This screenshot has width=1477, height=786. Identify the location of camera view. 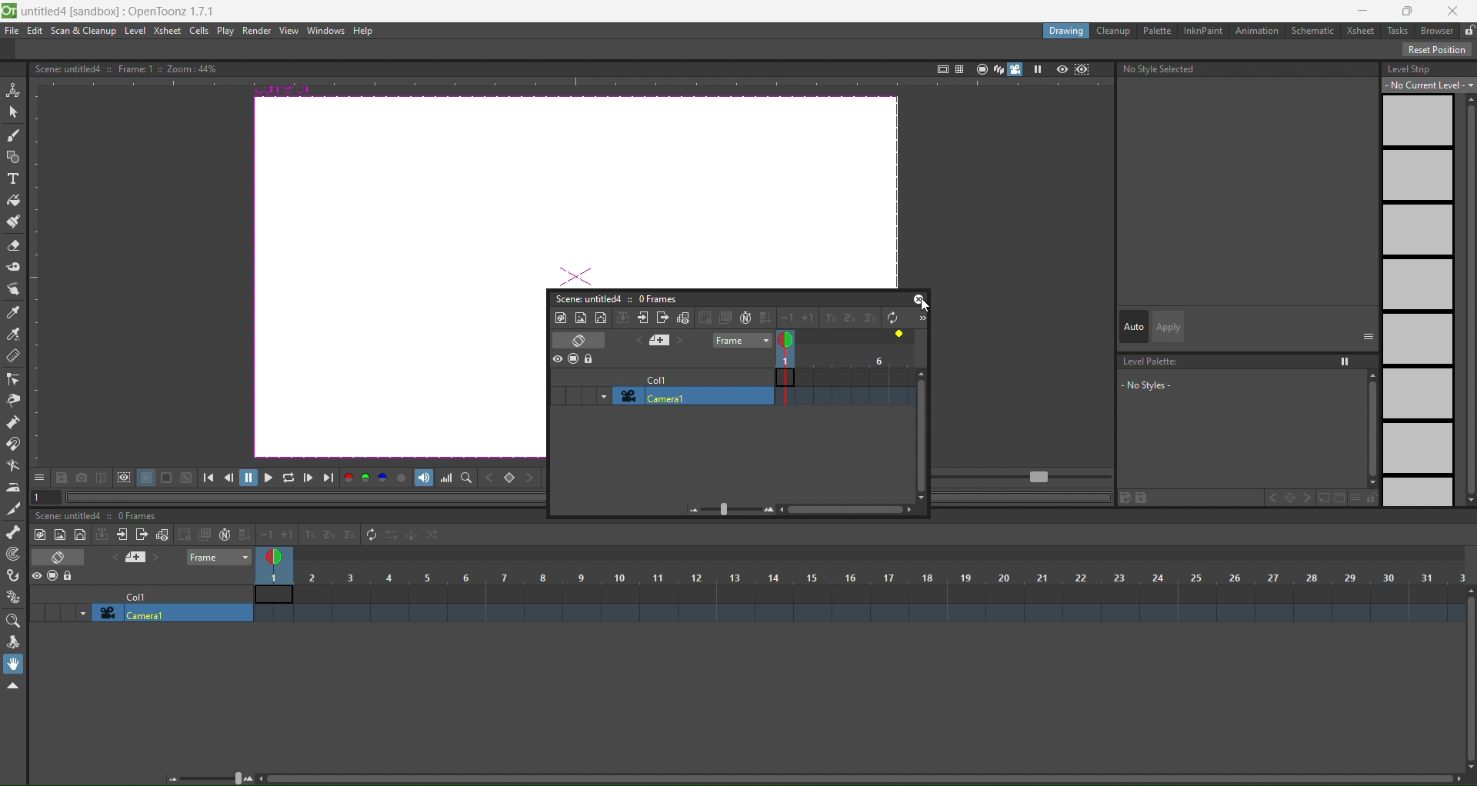
(1007, 69).